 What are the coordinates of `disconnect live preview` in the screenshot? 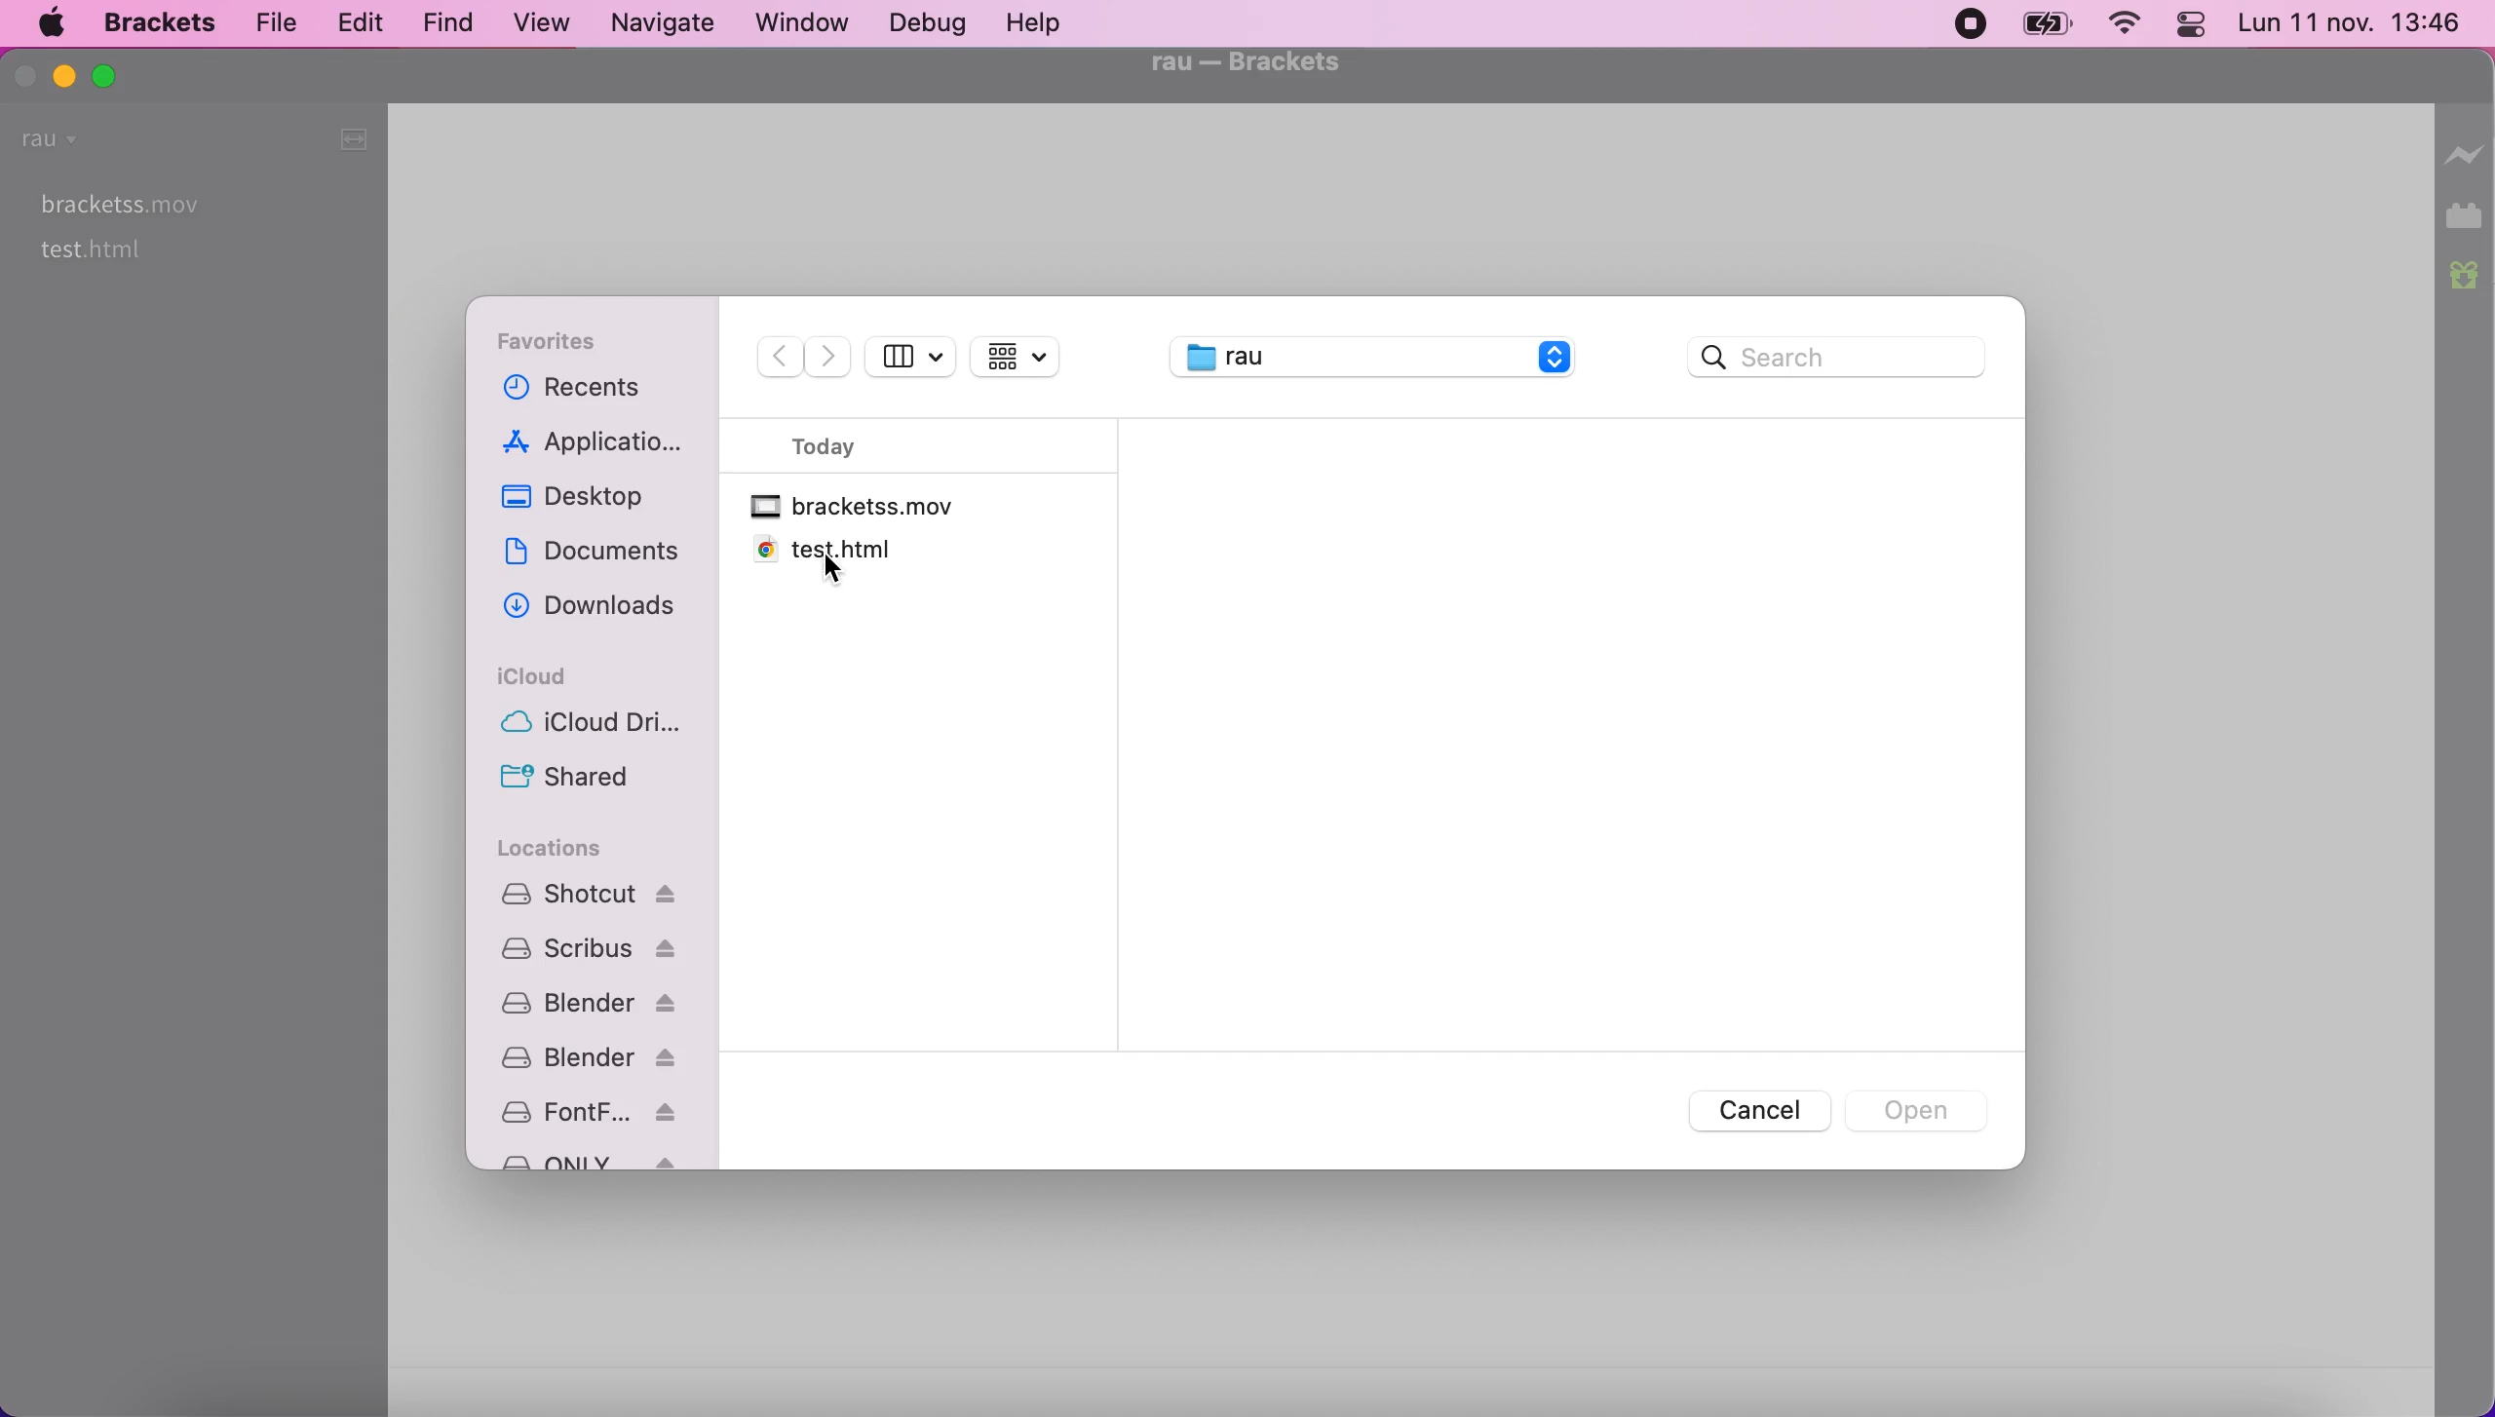 It's located at (2466, 154).